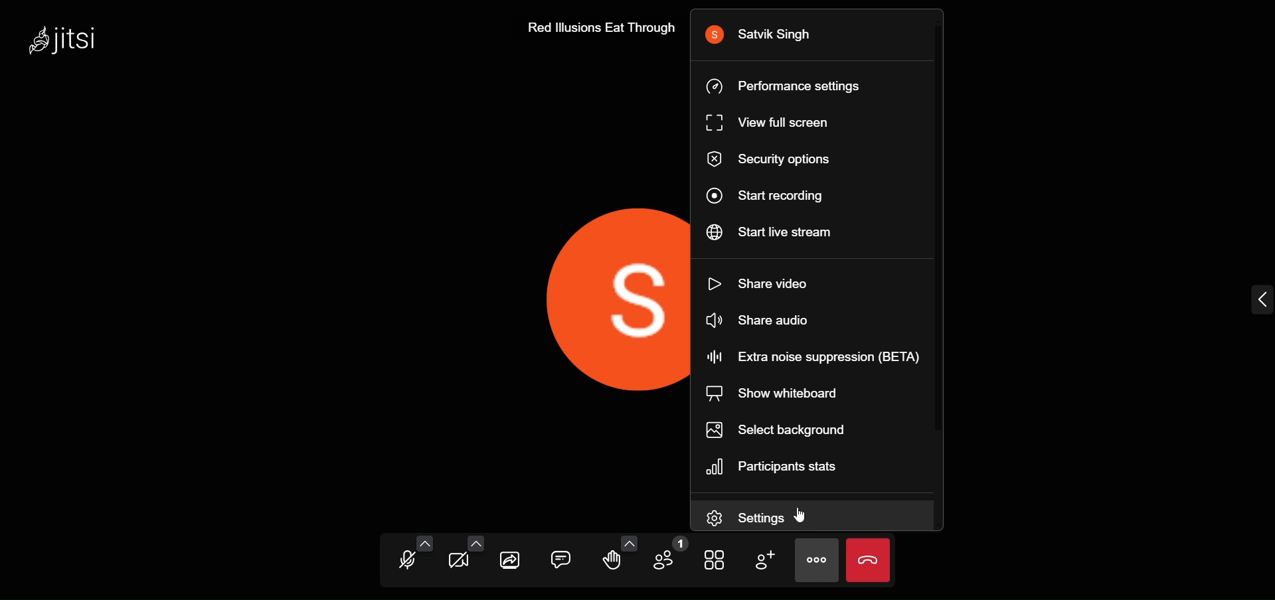 This screenshot has height=600, width=1275. What do you see at coordinates (513, 561) in the screenshot?
I see `screen share` at bounding box center [513, 561].